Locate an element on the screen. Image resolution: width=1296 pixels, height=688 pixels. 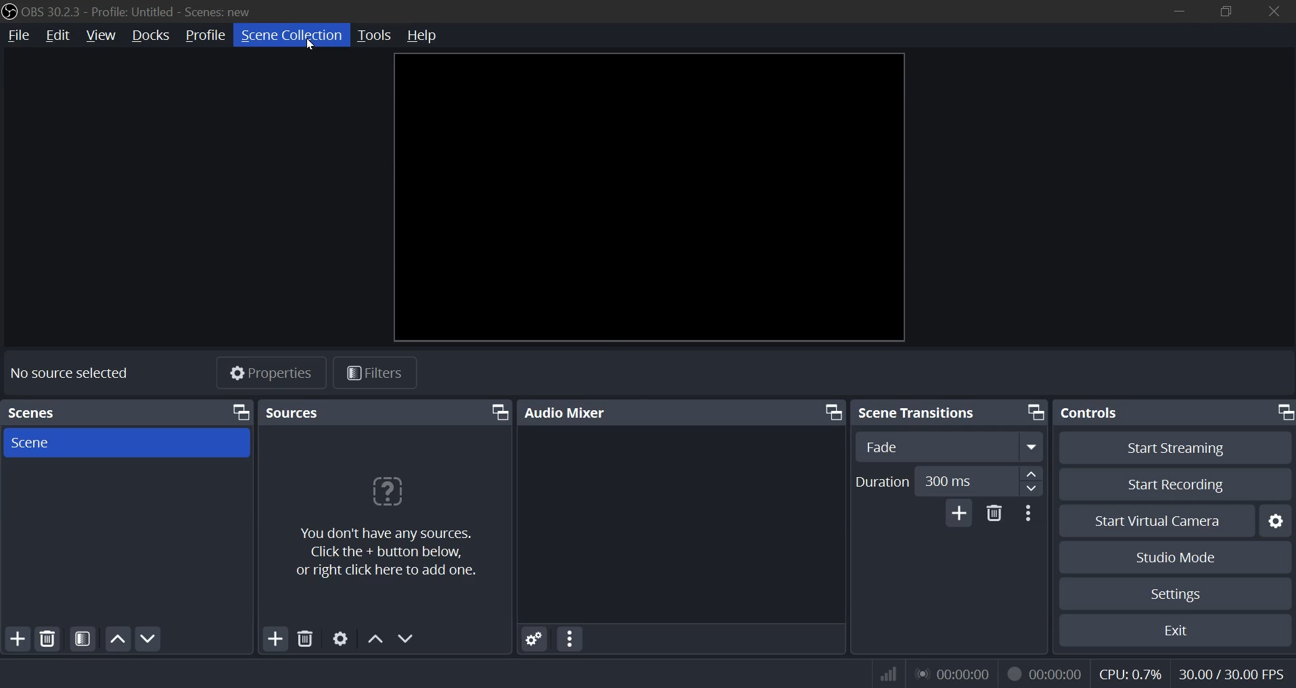
open source filters is located at coordinates (82, 639).